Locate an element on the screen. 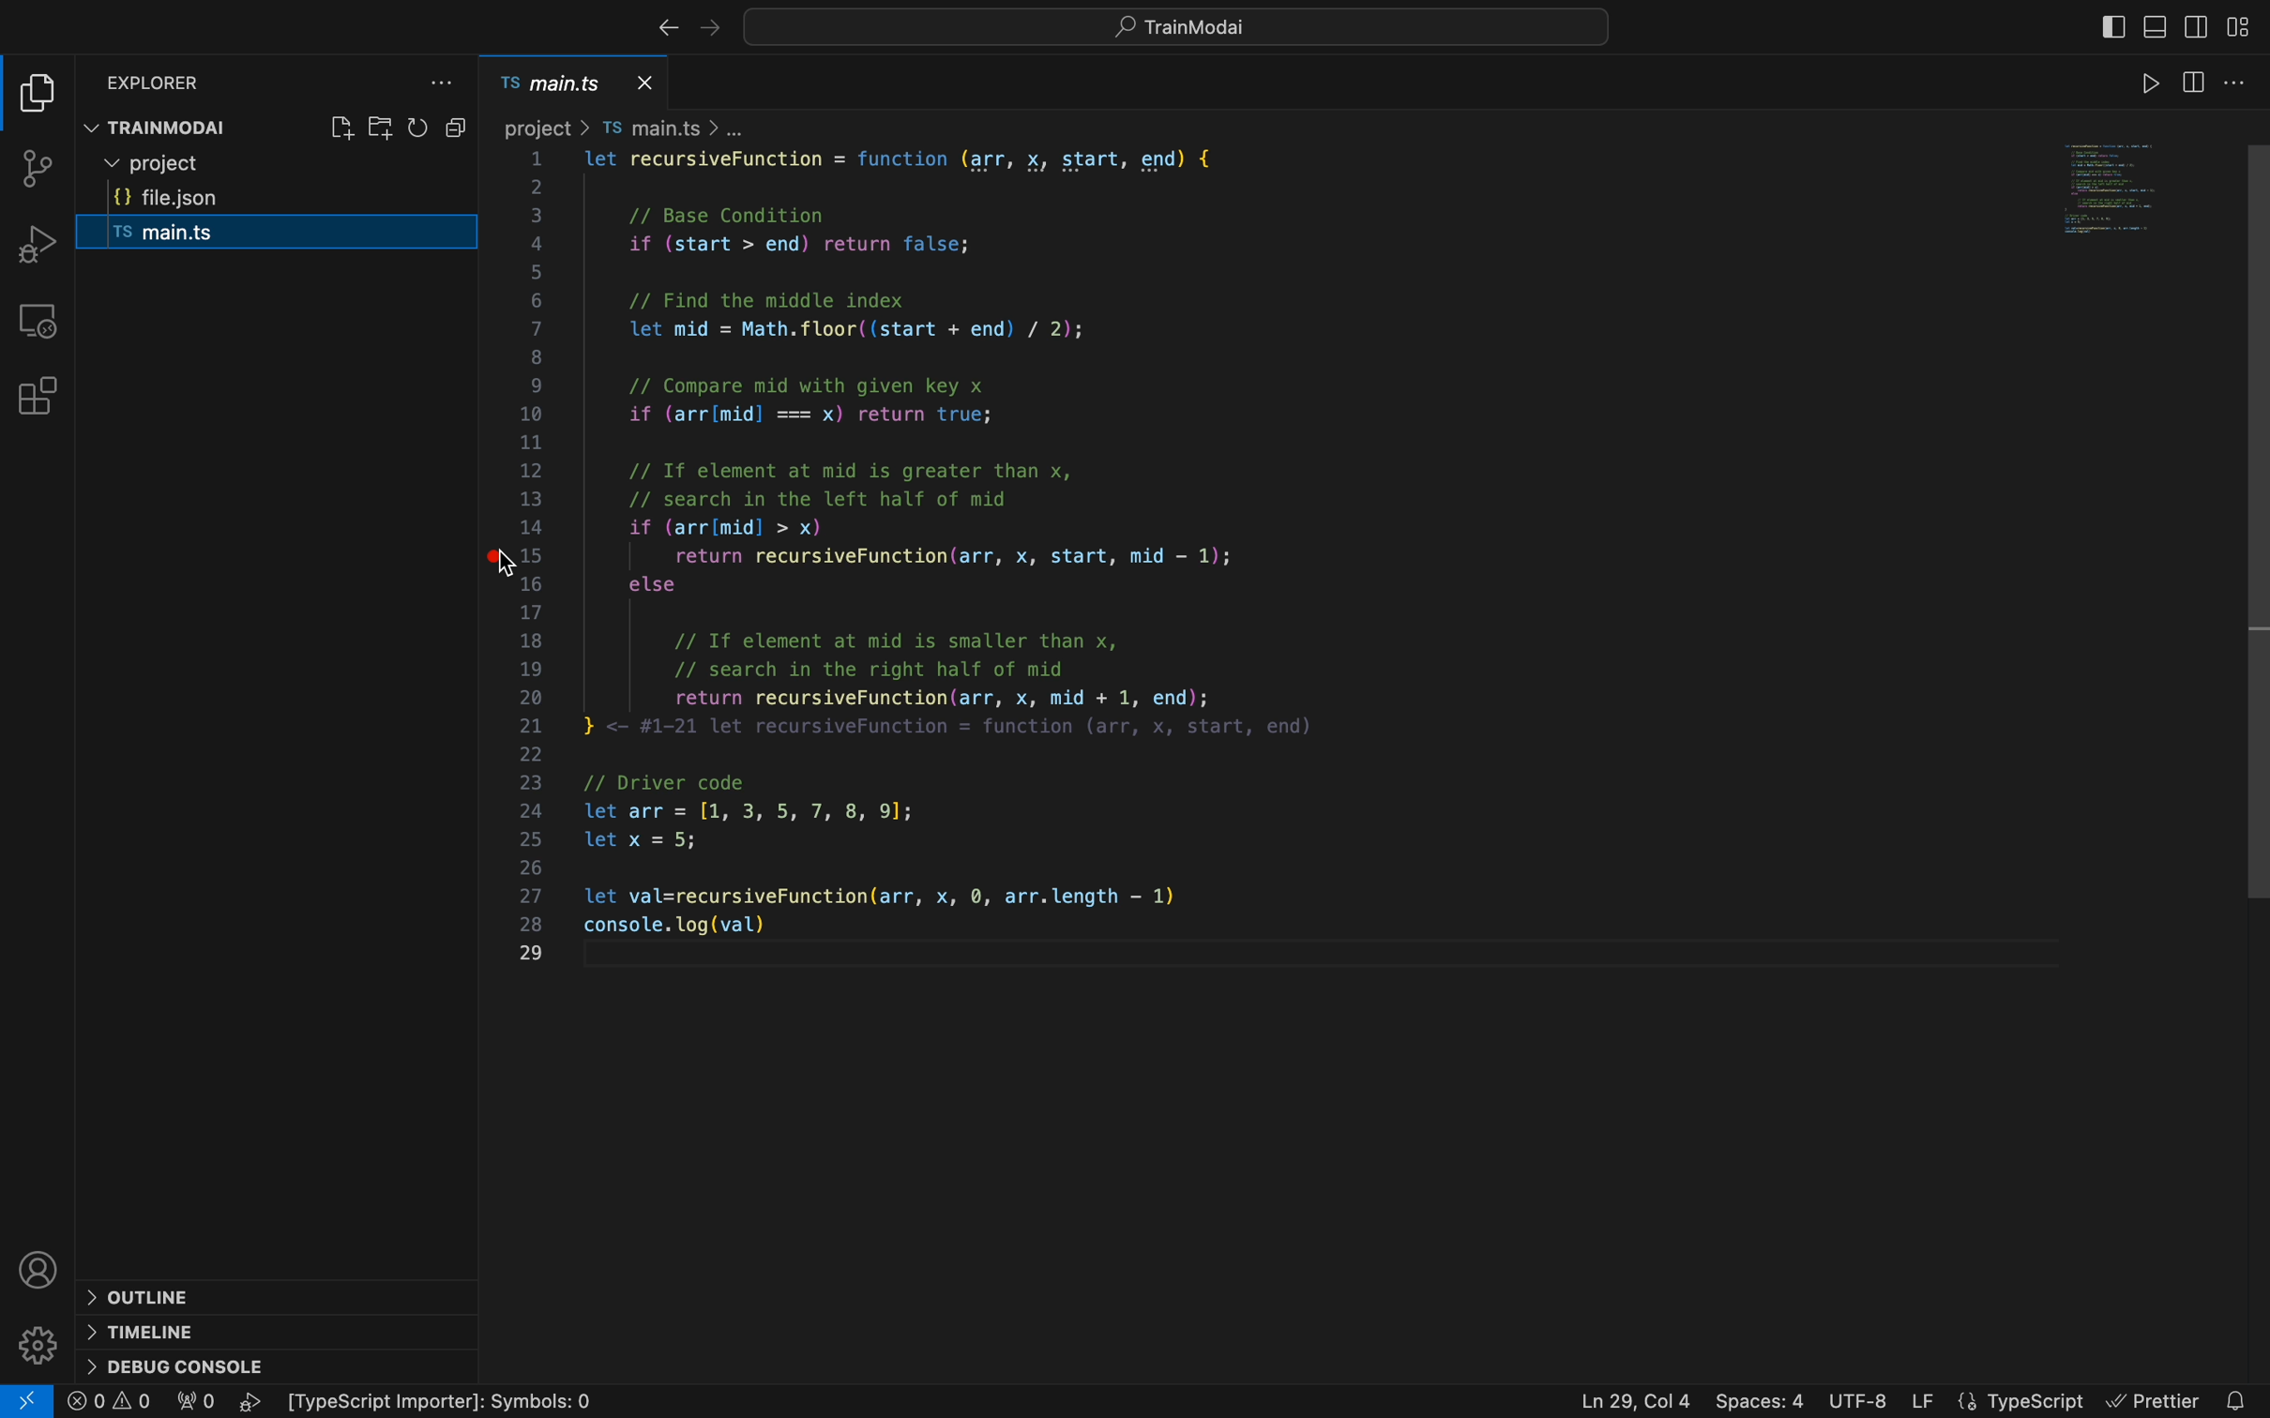  TypeScript is located at coordinates (2024, 1394).